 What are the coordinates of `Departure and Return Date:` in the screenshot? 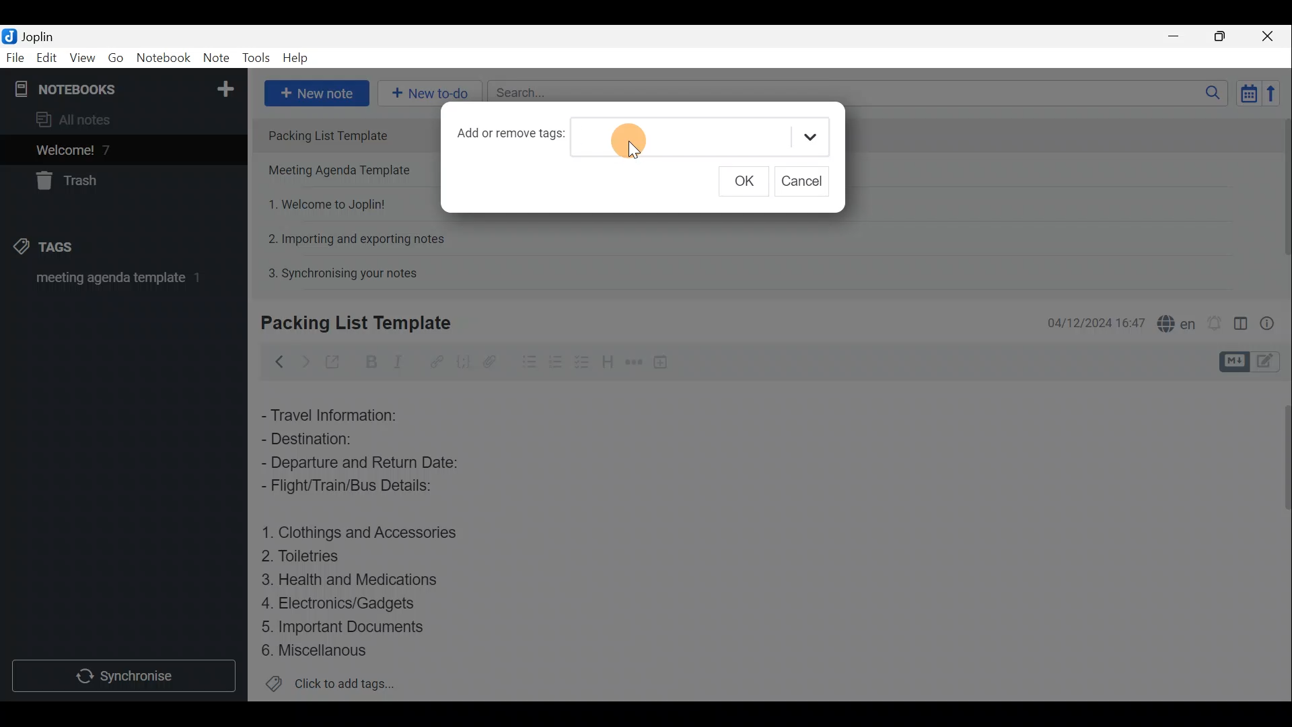 It's located at (361, 464).